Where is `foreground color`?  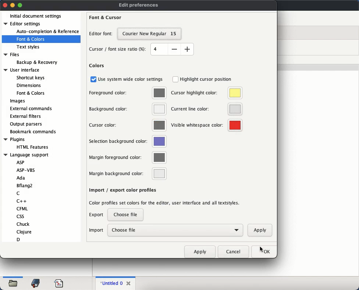 foreground color is located at coordinates (128, 93).